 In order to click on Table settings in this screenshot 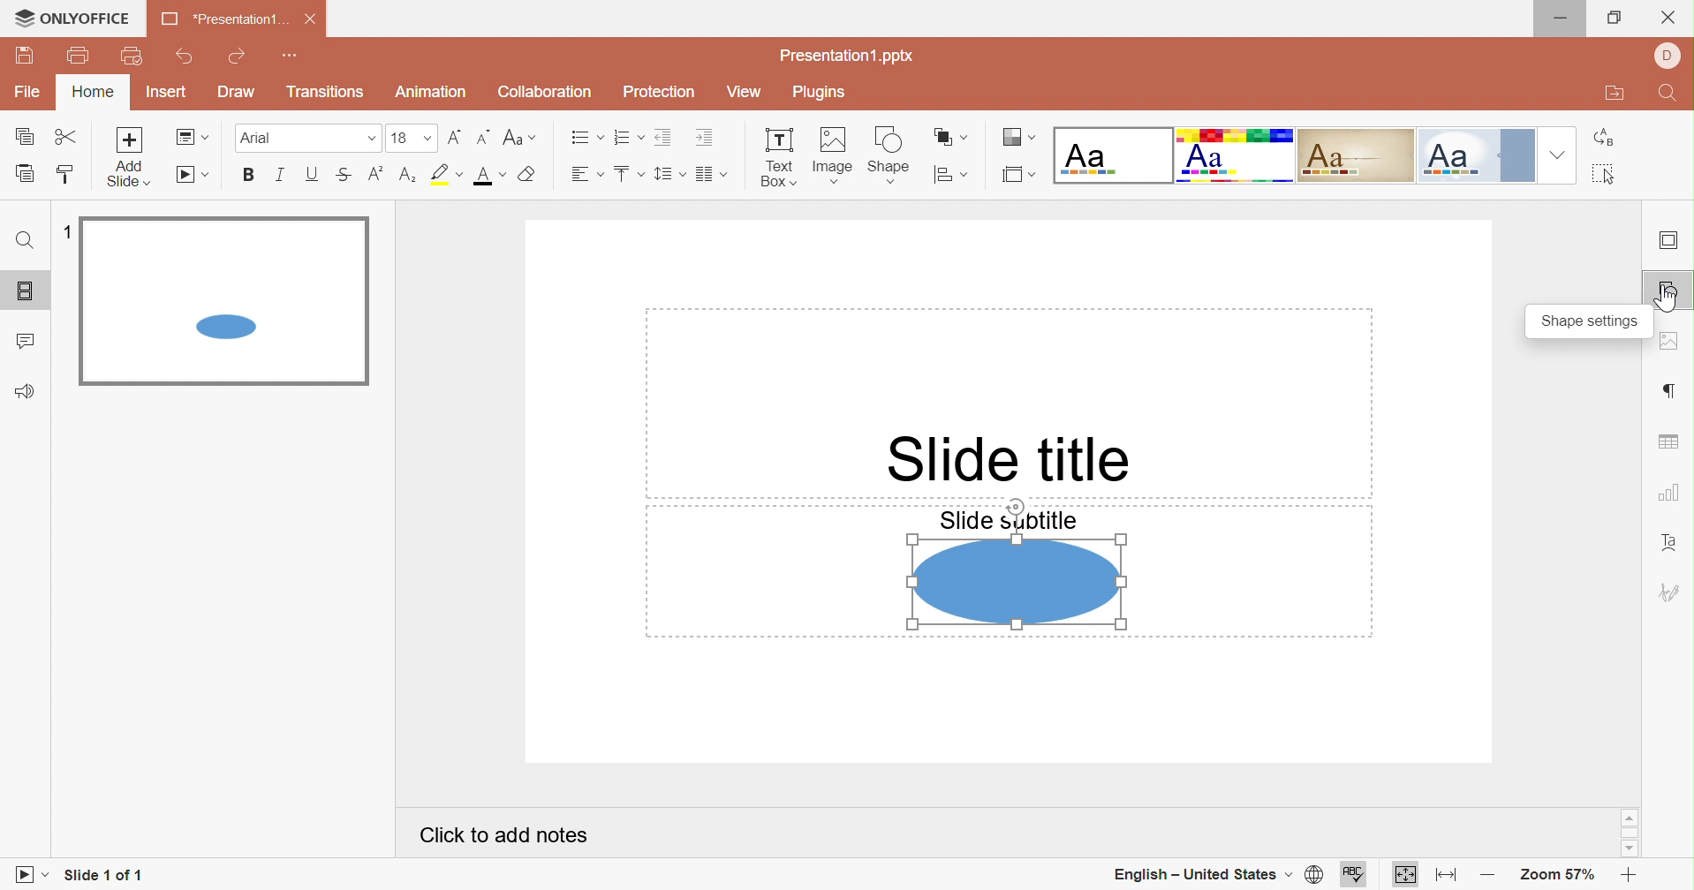, I will do `click(1671, 443)`.